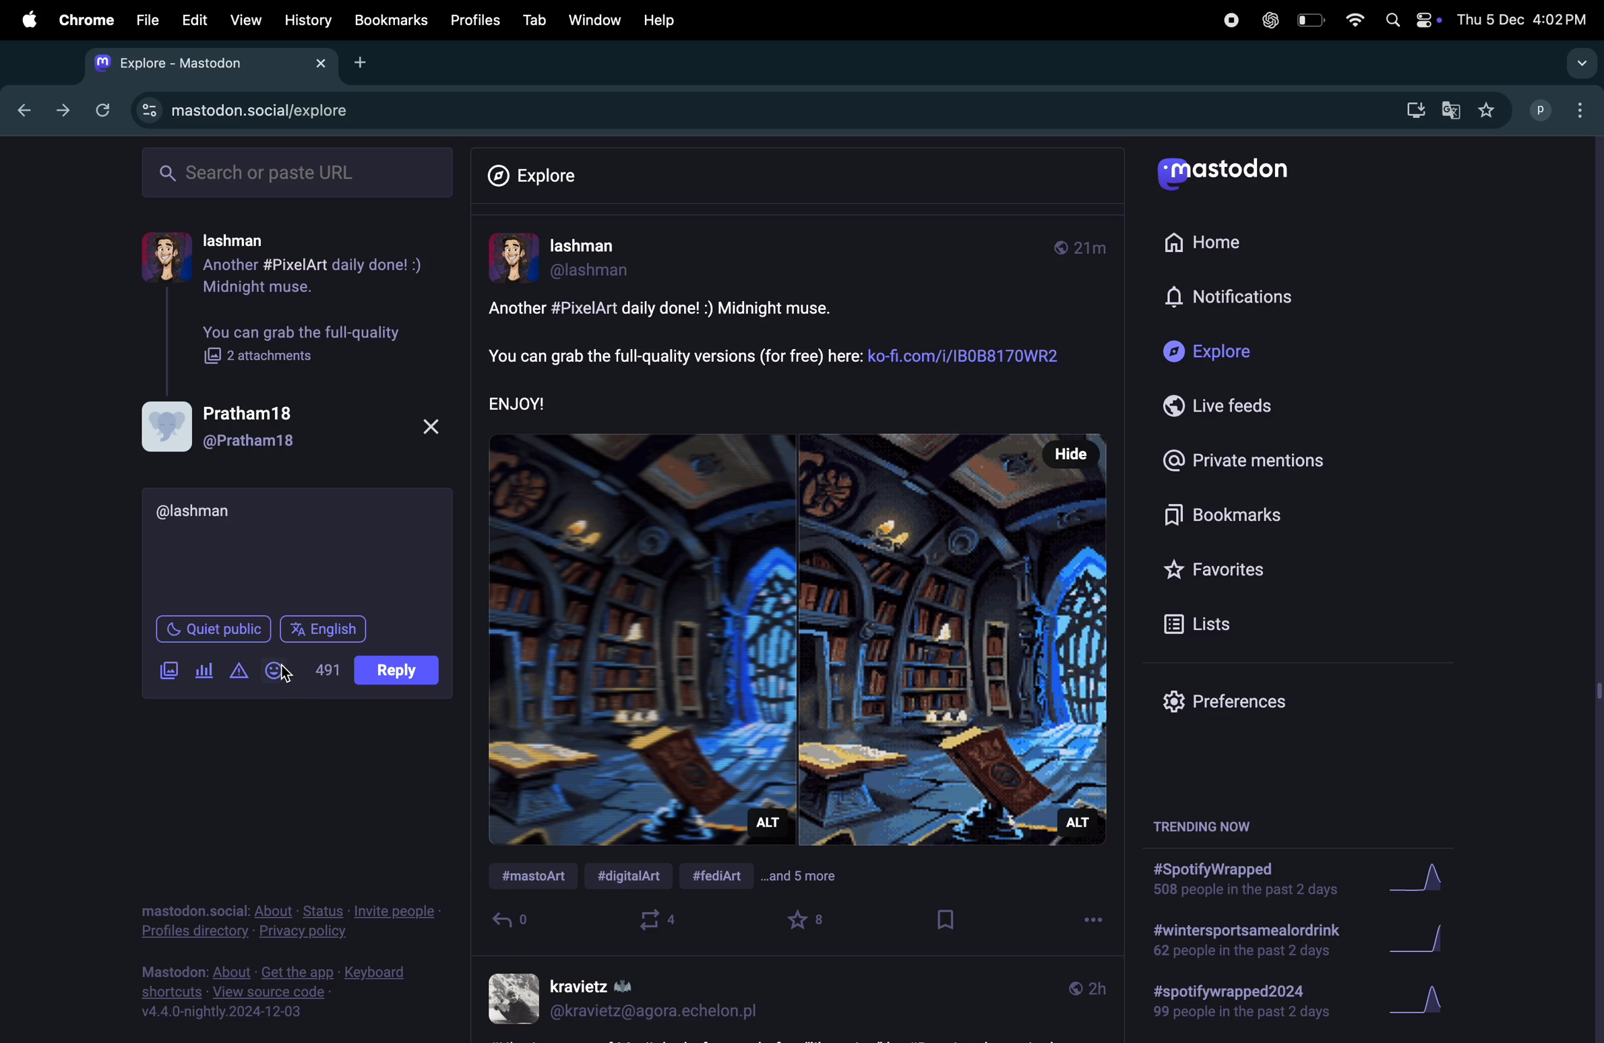  Describe the element at coordinates (289, 430) in the screenshot. I see `user profile` at that location.